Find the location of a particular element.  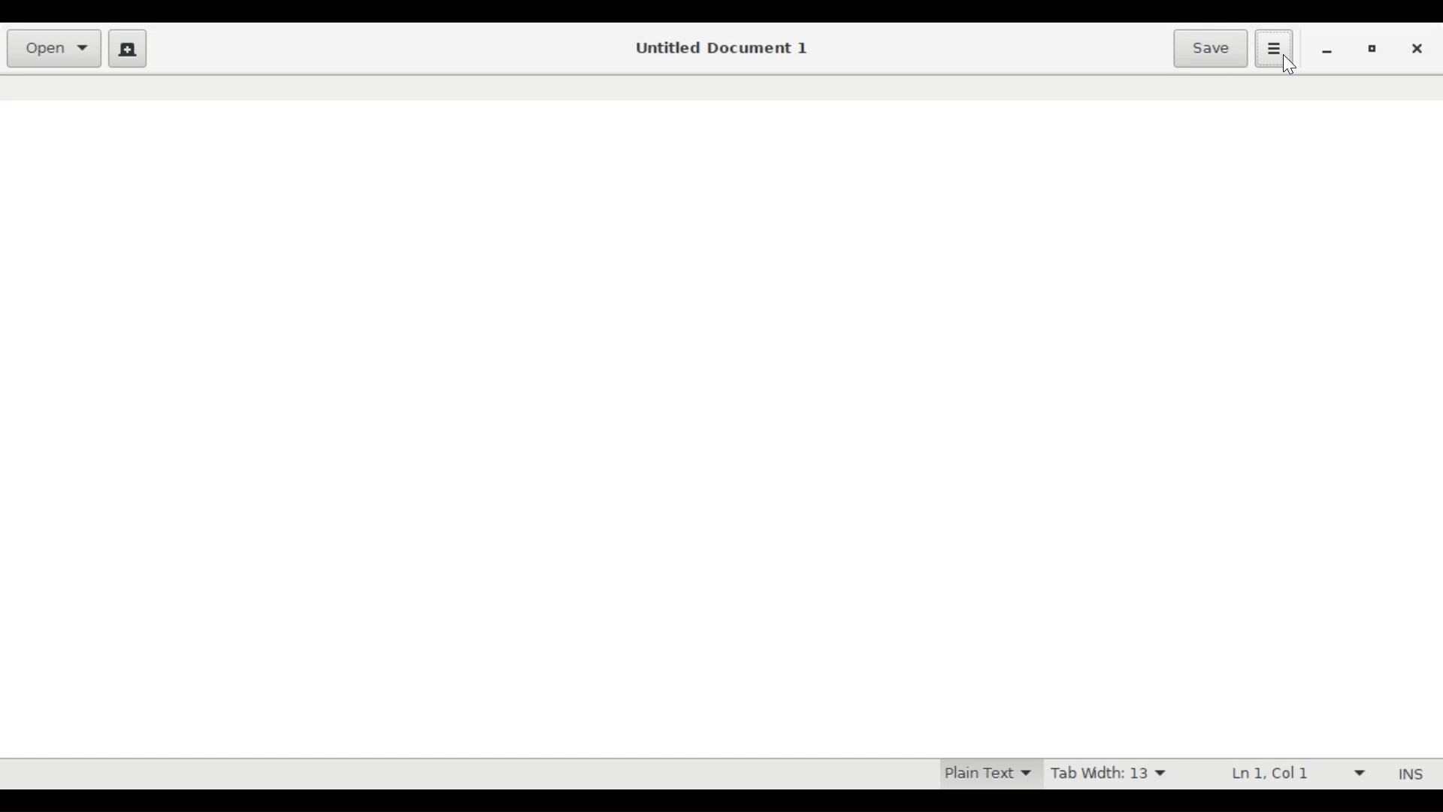

Restore is located at coordinates (1374, 51).